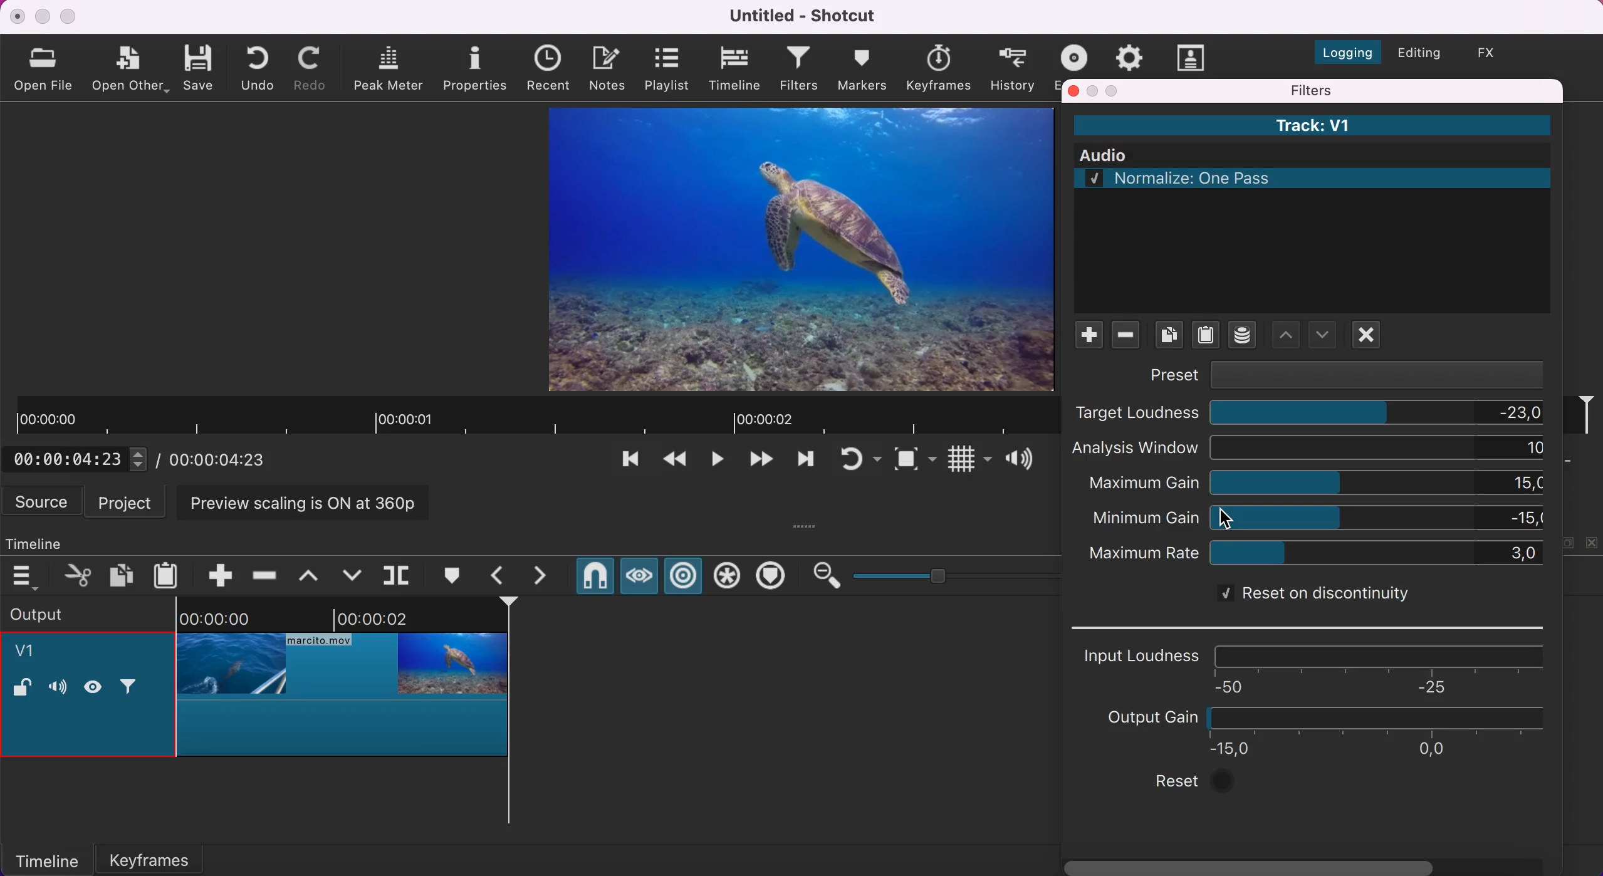 The image size is (1603, 876). I want to click on play quickly backwards, so click(673, 462).